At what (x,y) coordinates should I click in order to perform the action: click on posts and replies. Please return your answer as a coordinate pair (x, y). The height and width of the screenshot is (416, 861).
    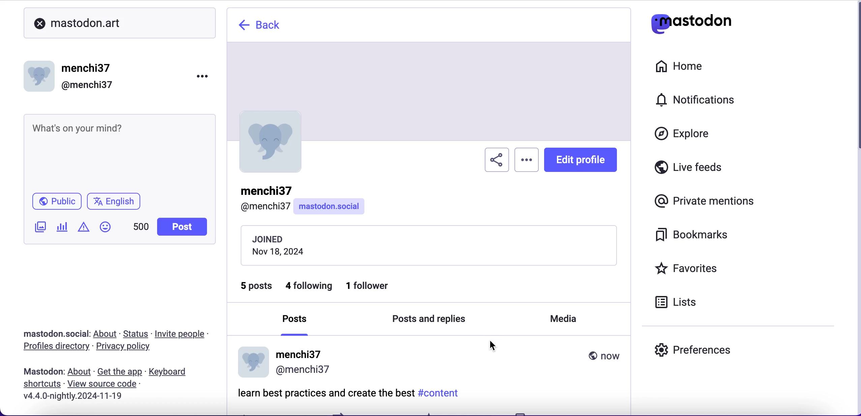
    Looking at the image, I should click on (440, 319).